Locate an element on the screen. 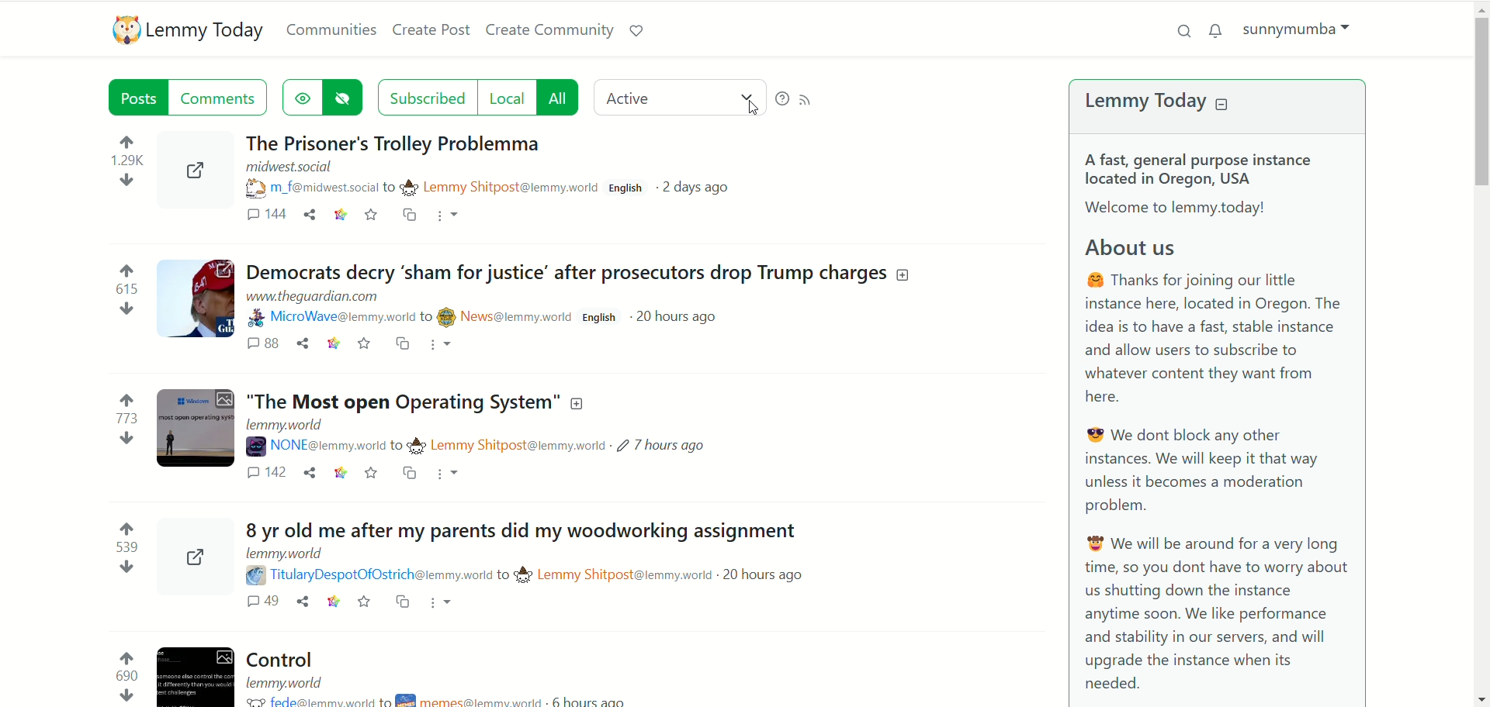 Image resolution: width=1490 pixels, height=707 pixels. search is located at coordinates (1185, 29).